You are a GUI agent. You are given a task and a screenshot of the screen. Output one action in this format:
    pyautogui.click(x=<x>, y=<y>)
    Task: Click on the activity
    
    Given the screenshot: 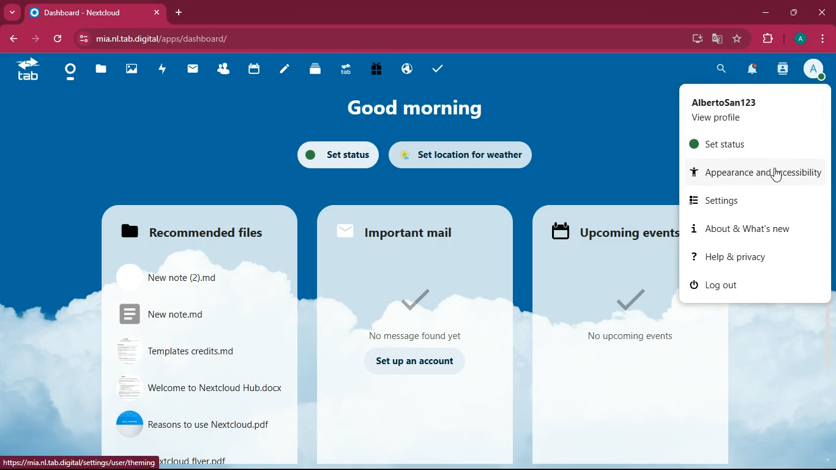 What is the action you would take?
    pyautogui.click(x=782, y=70)
    